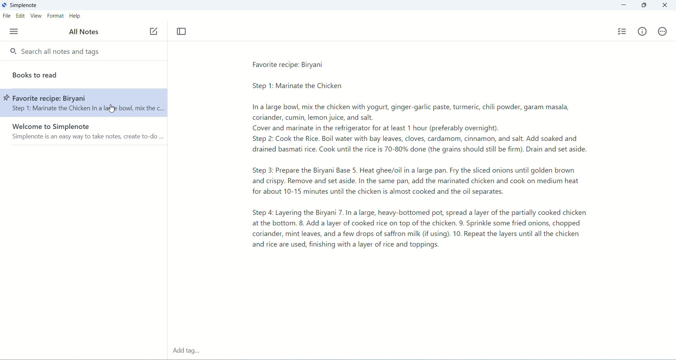 Image resolution: width=676 pixels, height=360 pixels. What do you see at coordinates (6, 17) in the screenshot?
I see `file` at bounding box center [6, 17].